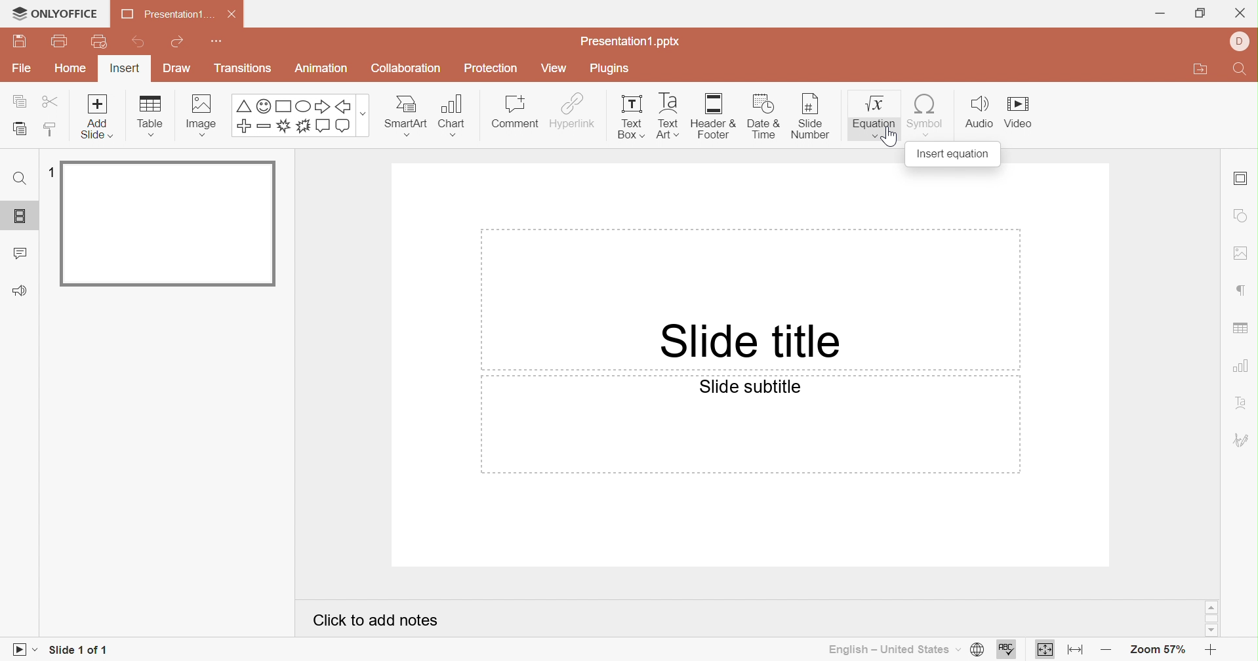 This screenshot has height=661, width=1258. What do you see at coordinates (80, 650) in the screenshot?
I see `Slide 1 of 1` at bounding box center [80, 650].